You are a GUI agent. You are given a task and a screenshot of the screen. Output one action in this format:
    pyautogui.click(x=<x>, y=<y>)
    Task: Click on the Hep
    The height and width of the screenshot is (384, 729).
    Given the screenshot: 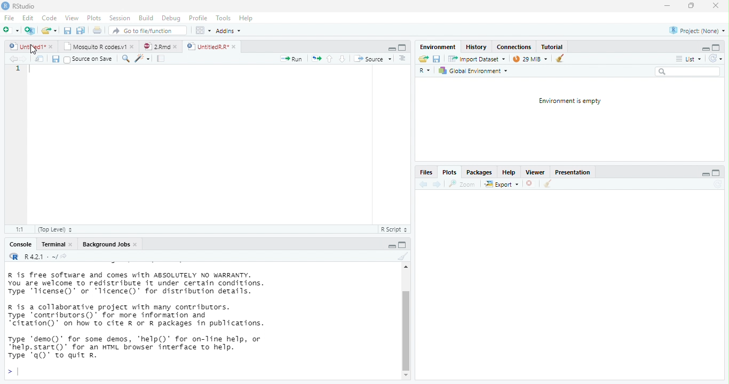 What is the action you would take?
    pyautogui.click(x=245, y=18)
    